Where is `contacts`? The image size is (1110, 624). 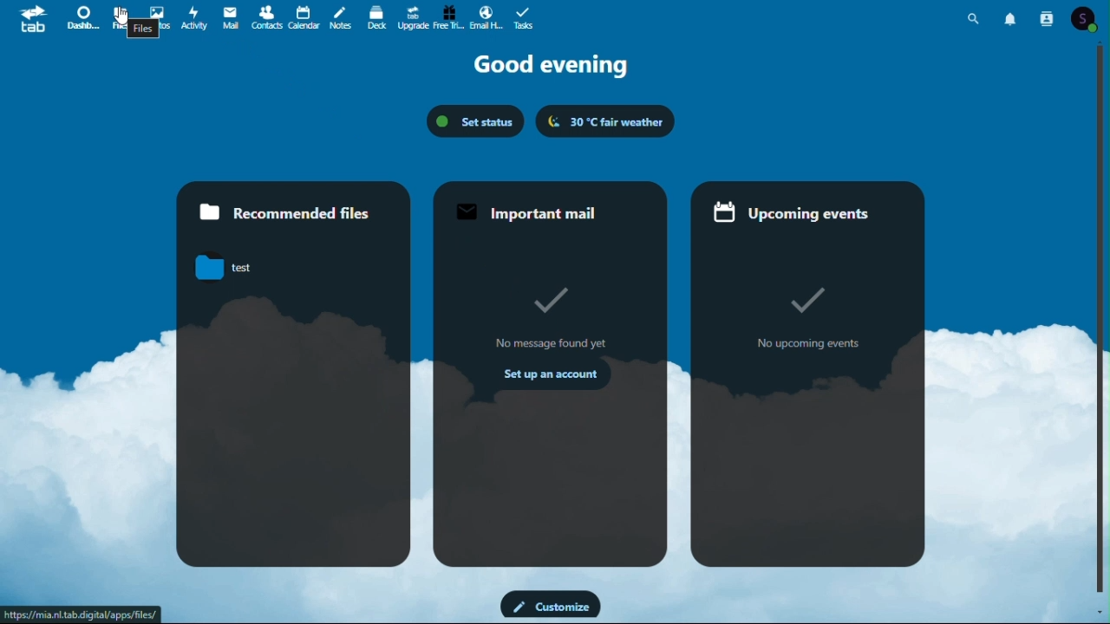
contacts is located at coordinates (1047, 17).